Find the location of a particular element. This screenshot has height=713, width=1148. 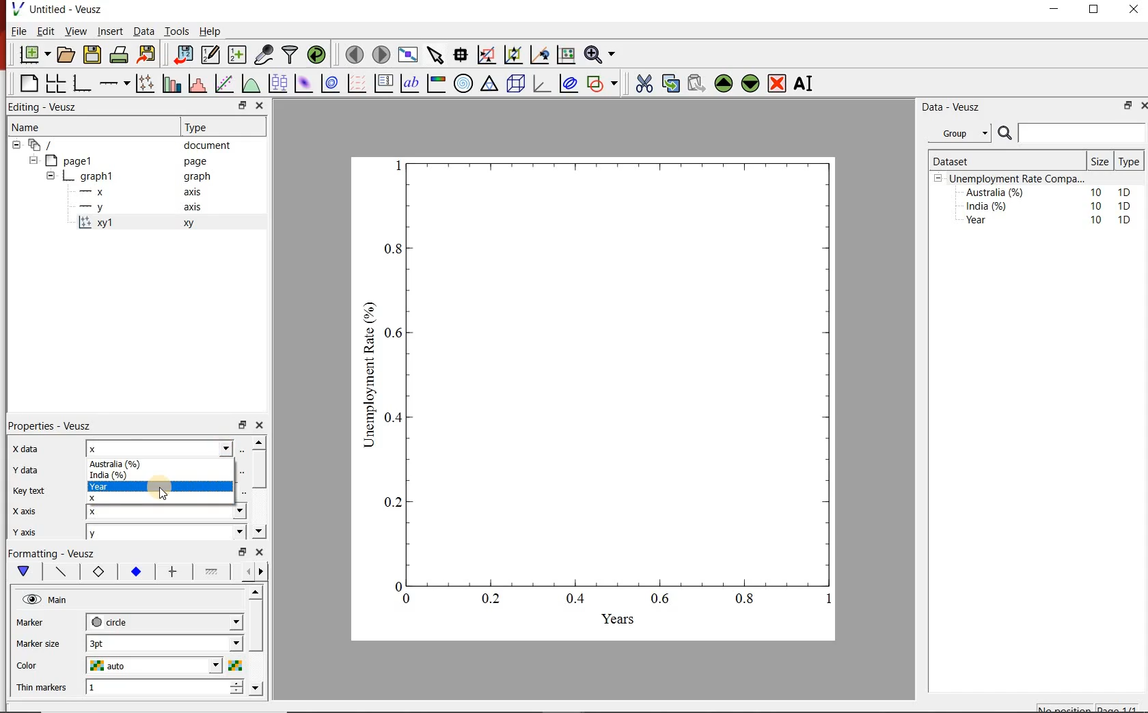

view plot on full screen is located at coordinates (409, 54).